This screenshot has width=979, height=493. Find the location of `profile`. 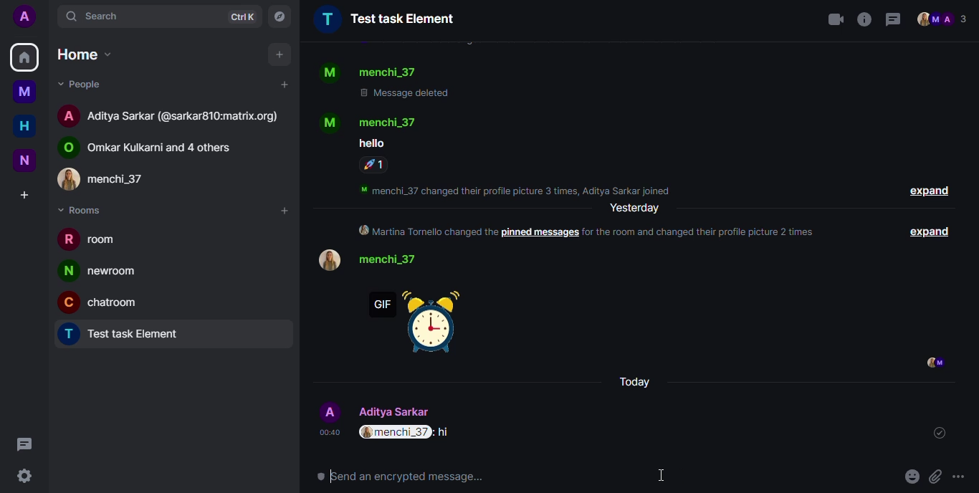

profile is located at coordinates (326, 261).